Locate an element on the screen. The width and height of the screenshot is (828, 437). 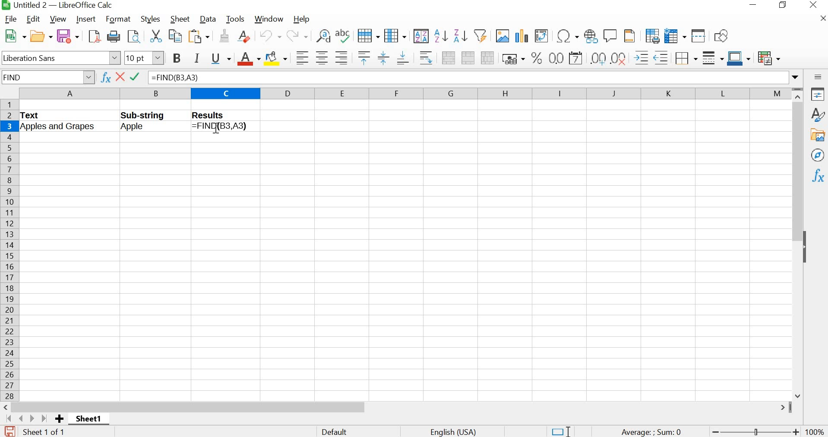
open is located at coordinates (41, 35).